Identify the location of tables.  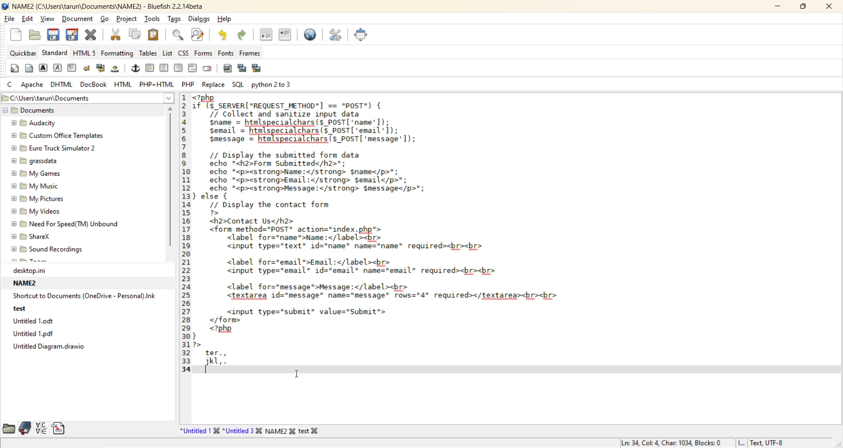
(148, 53).